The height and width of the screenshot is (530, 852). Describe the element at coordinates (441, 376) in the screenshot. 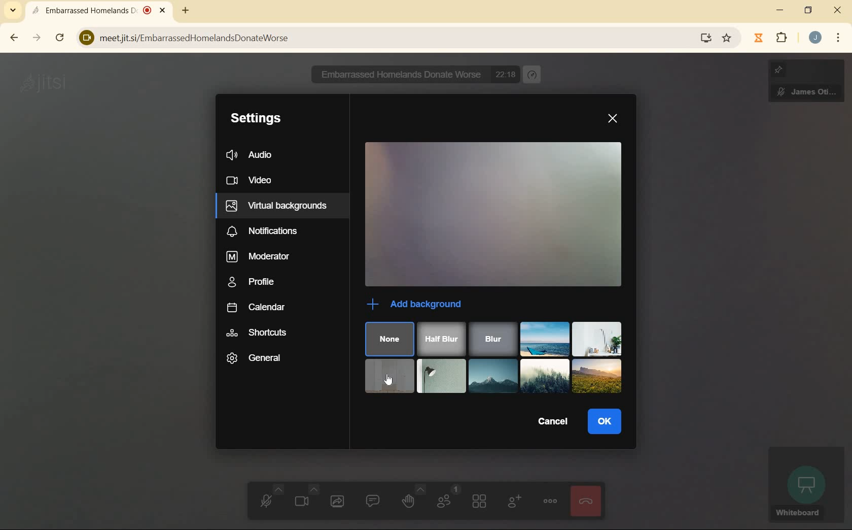

I see `black floor lumpt` at that location.